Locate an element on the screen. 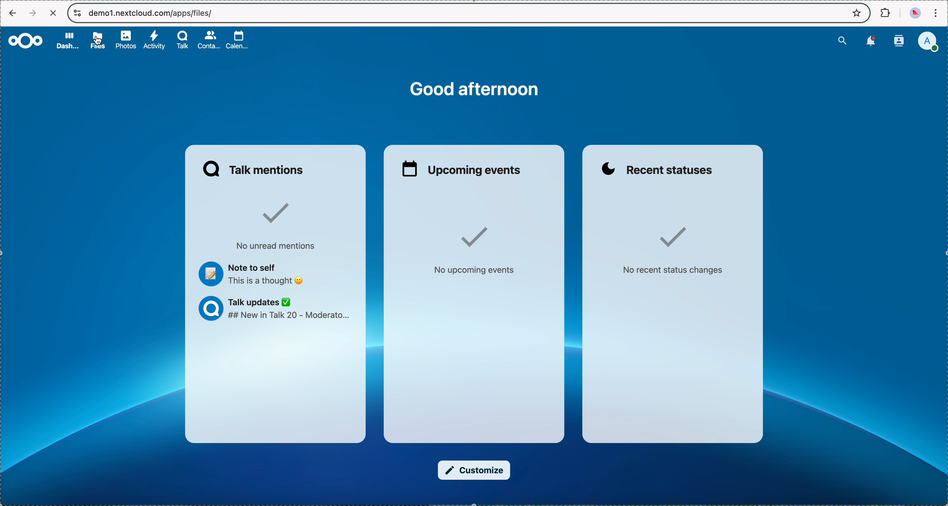  Talk mentions is located at coordinates (254, 168).